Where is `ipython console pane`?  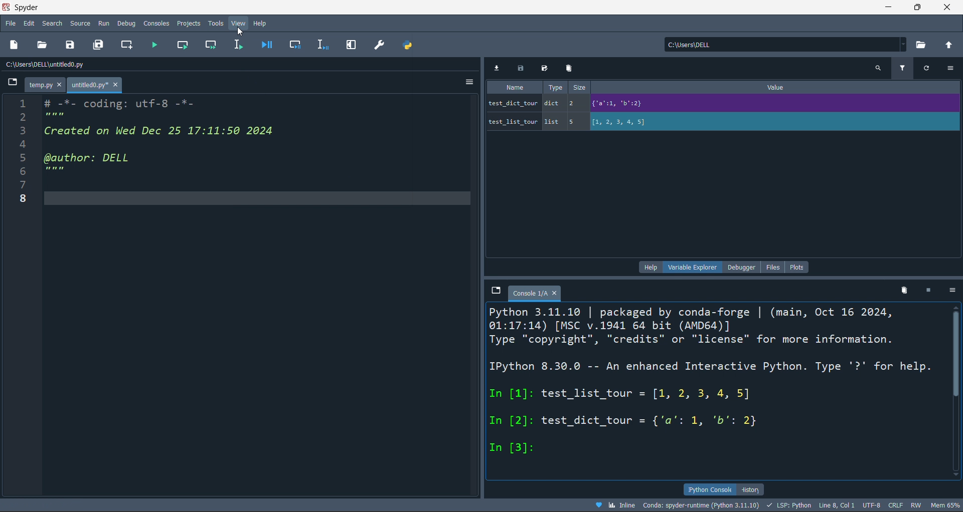
ipython console pane is located at coordinates (716, 390).